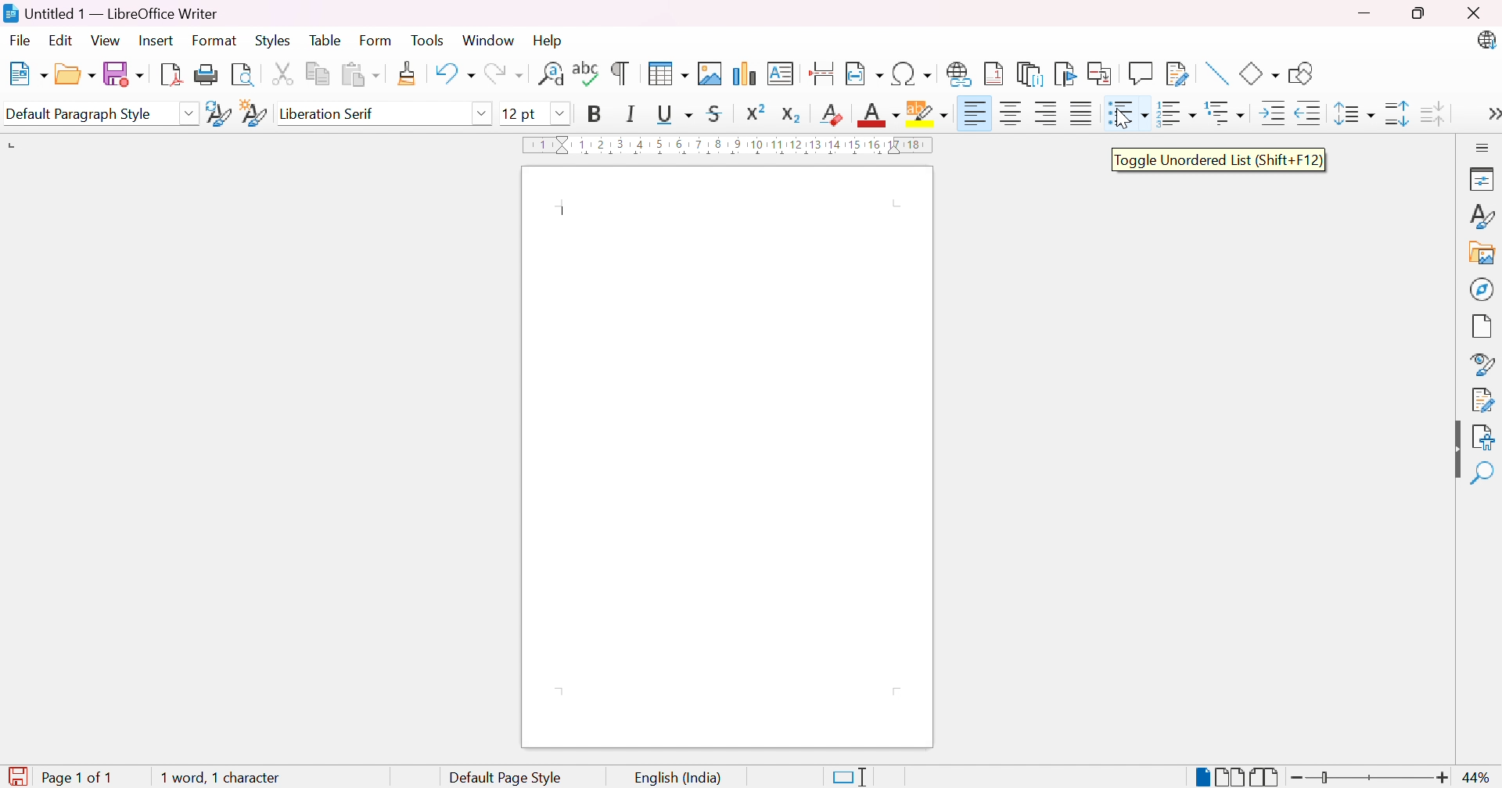 This screenshot has width=1502, height=788. I want to click on Insert field, so click(864, 76).